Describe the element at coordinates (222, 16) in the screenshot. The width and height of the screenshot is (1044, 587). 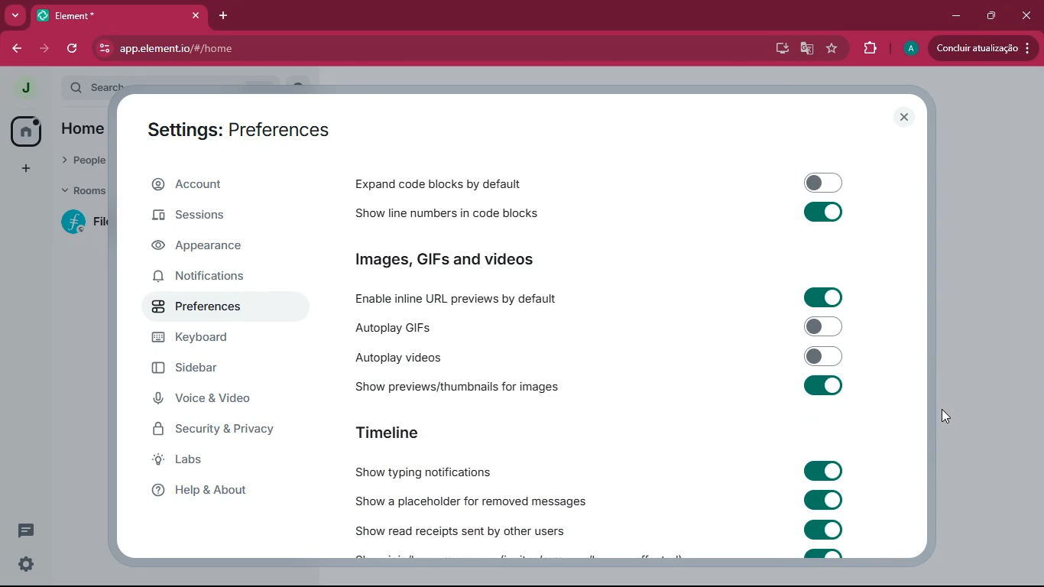
I see `add tab` at that location.